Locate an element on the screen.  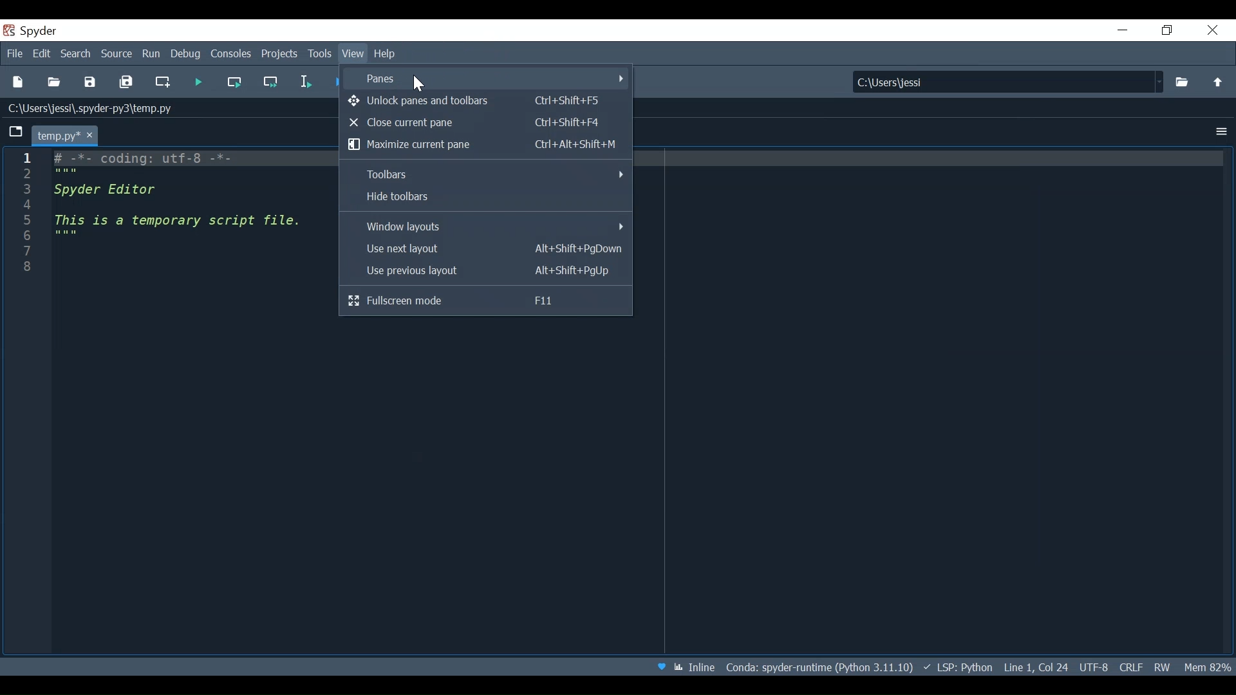
Save File is located at coordinates (90, 83).